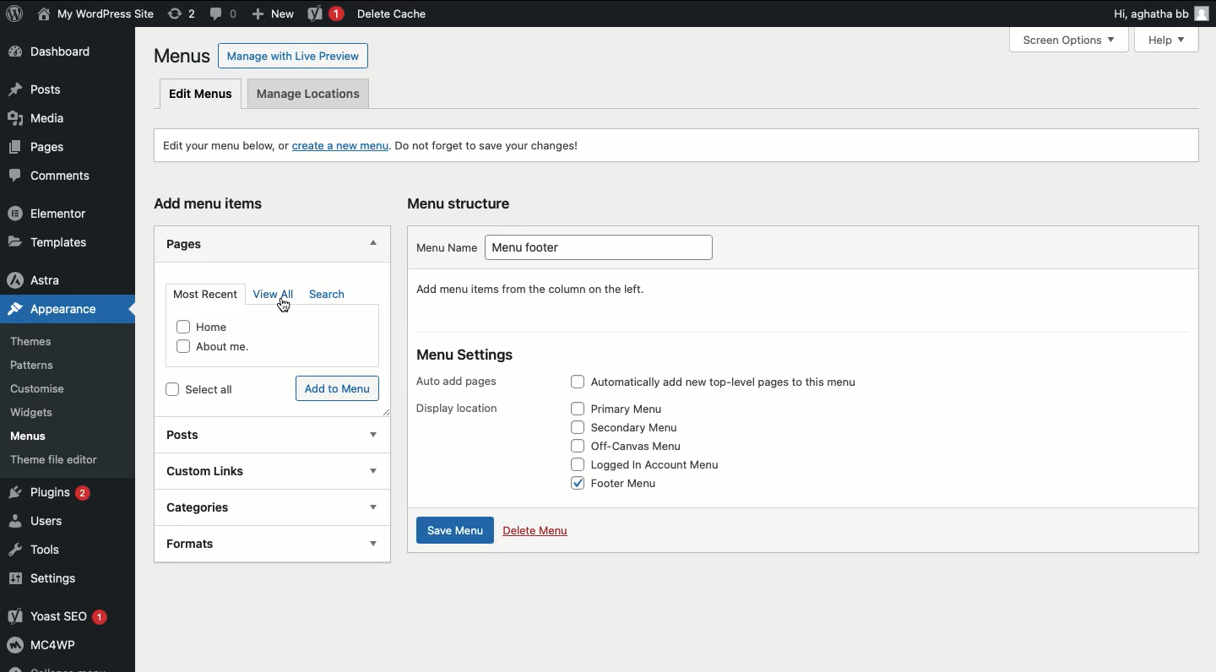 This screenshot has width=1216, height=672. Describe the element at coordinates (179, 56) in the screenshot. I see `Menus` at that location.